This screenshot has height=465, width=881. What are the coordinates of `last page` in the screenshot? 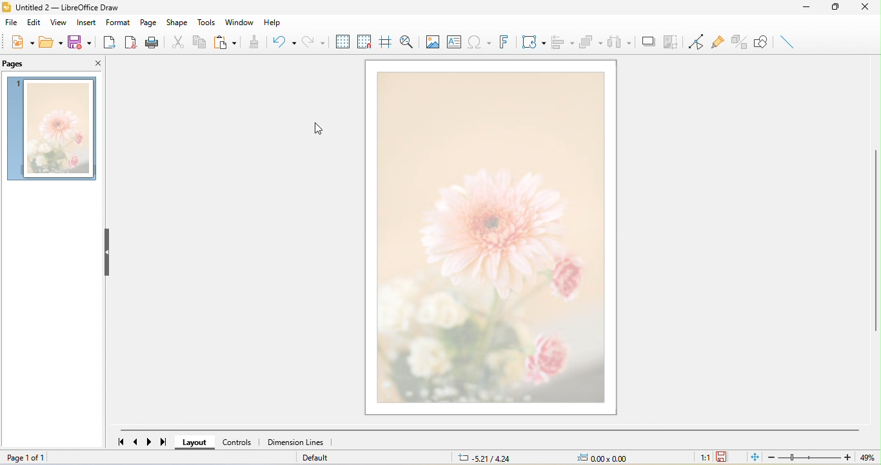 It's located at (161, 442).